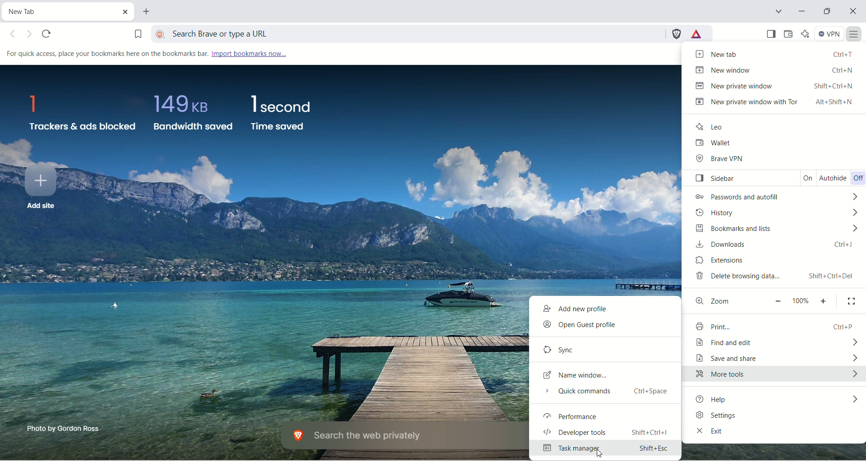  What do you see at coordinates (604, 348) in the screenshot?
I see `sync` at bounding box center [604, 348].